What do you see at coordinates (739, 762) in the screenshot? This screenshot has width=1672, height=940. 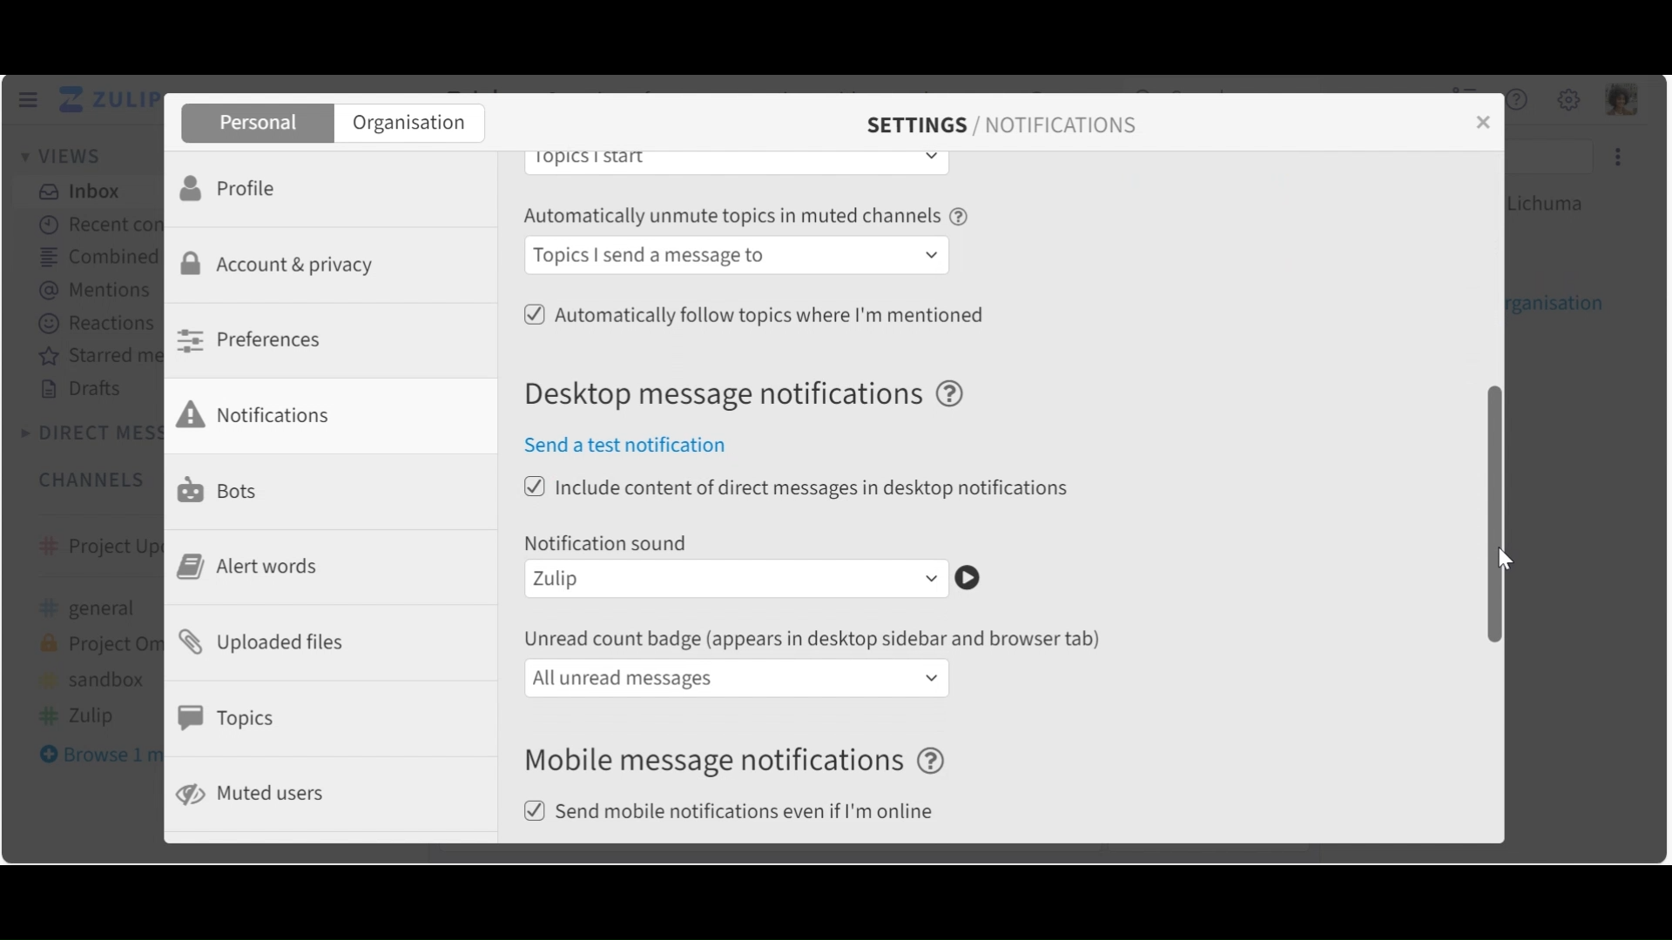 I see `Mobile message notifications` at bounding box center [739, 762].